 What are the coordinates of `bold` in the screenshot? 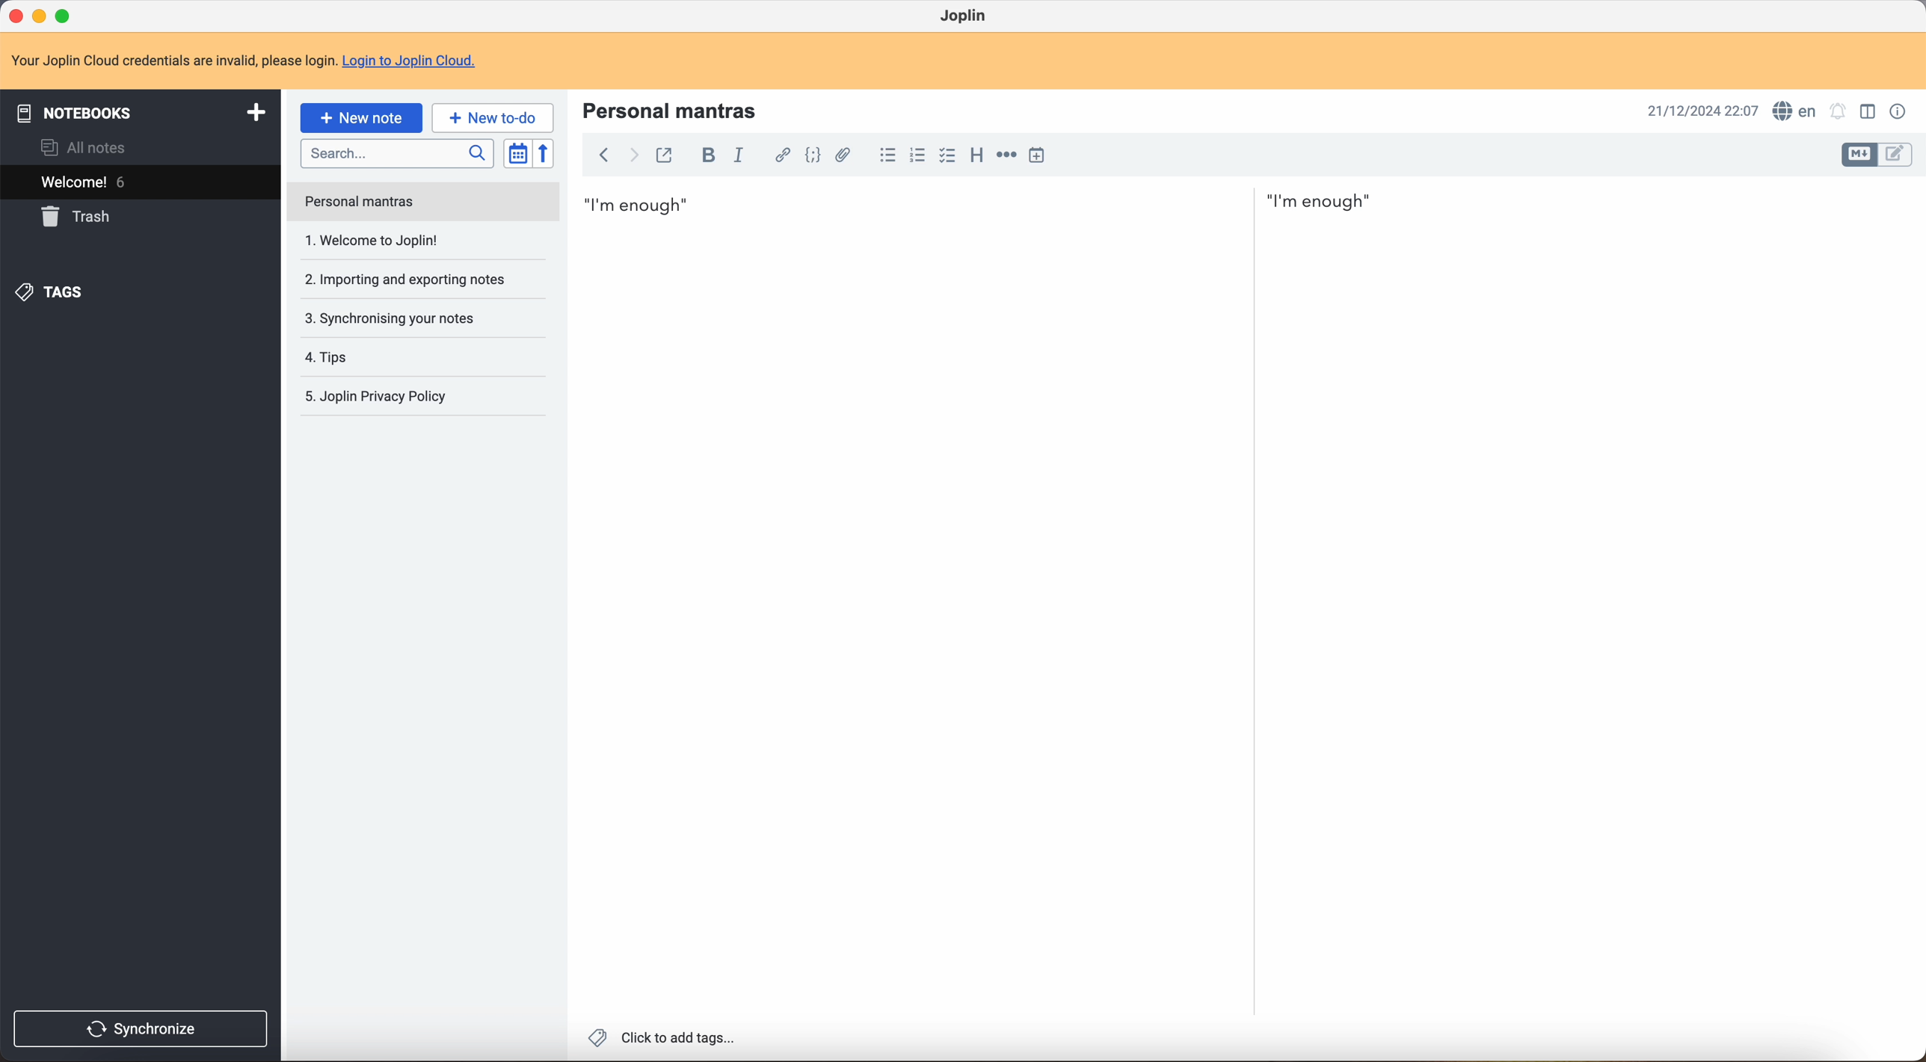 It's located at (710, 155).